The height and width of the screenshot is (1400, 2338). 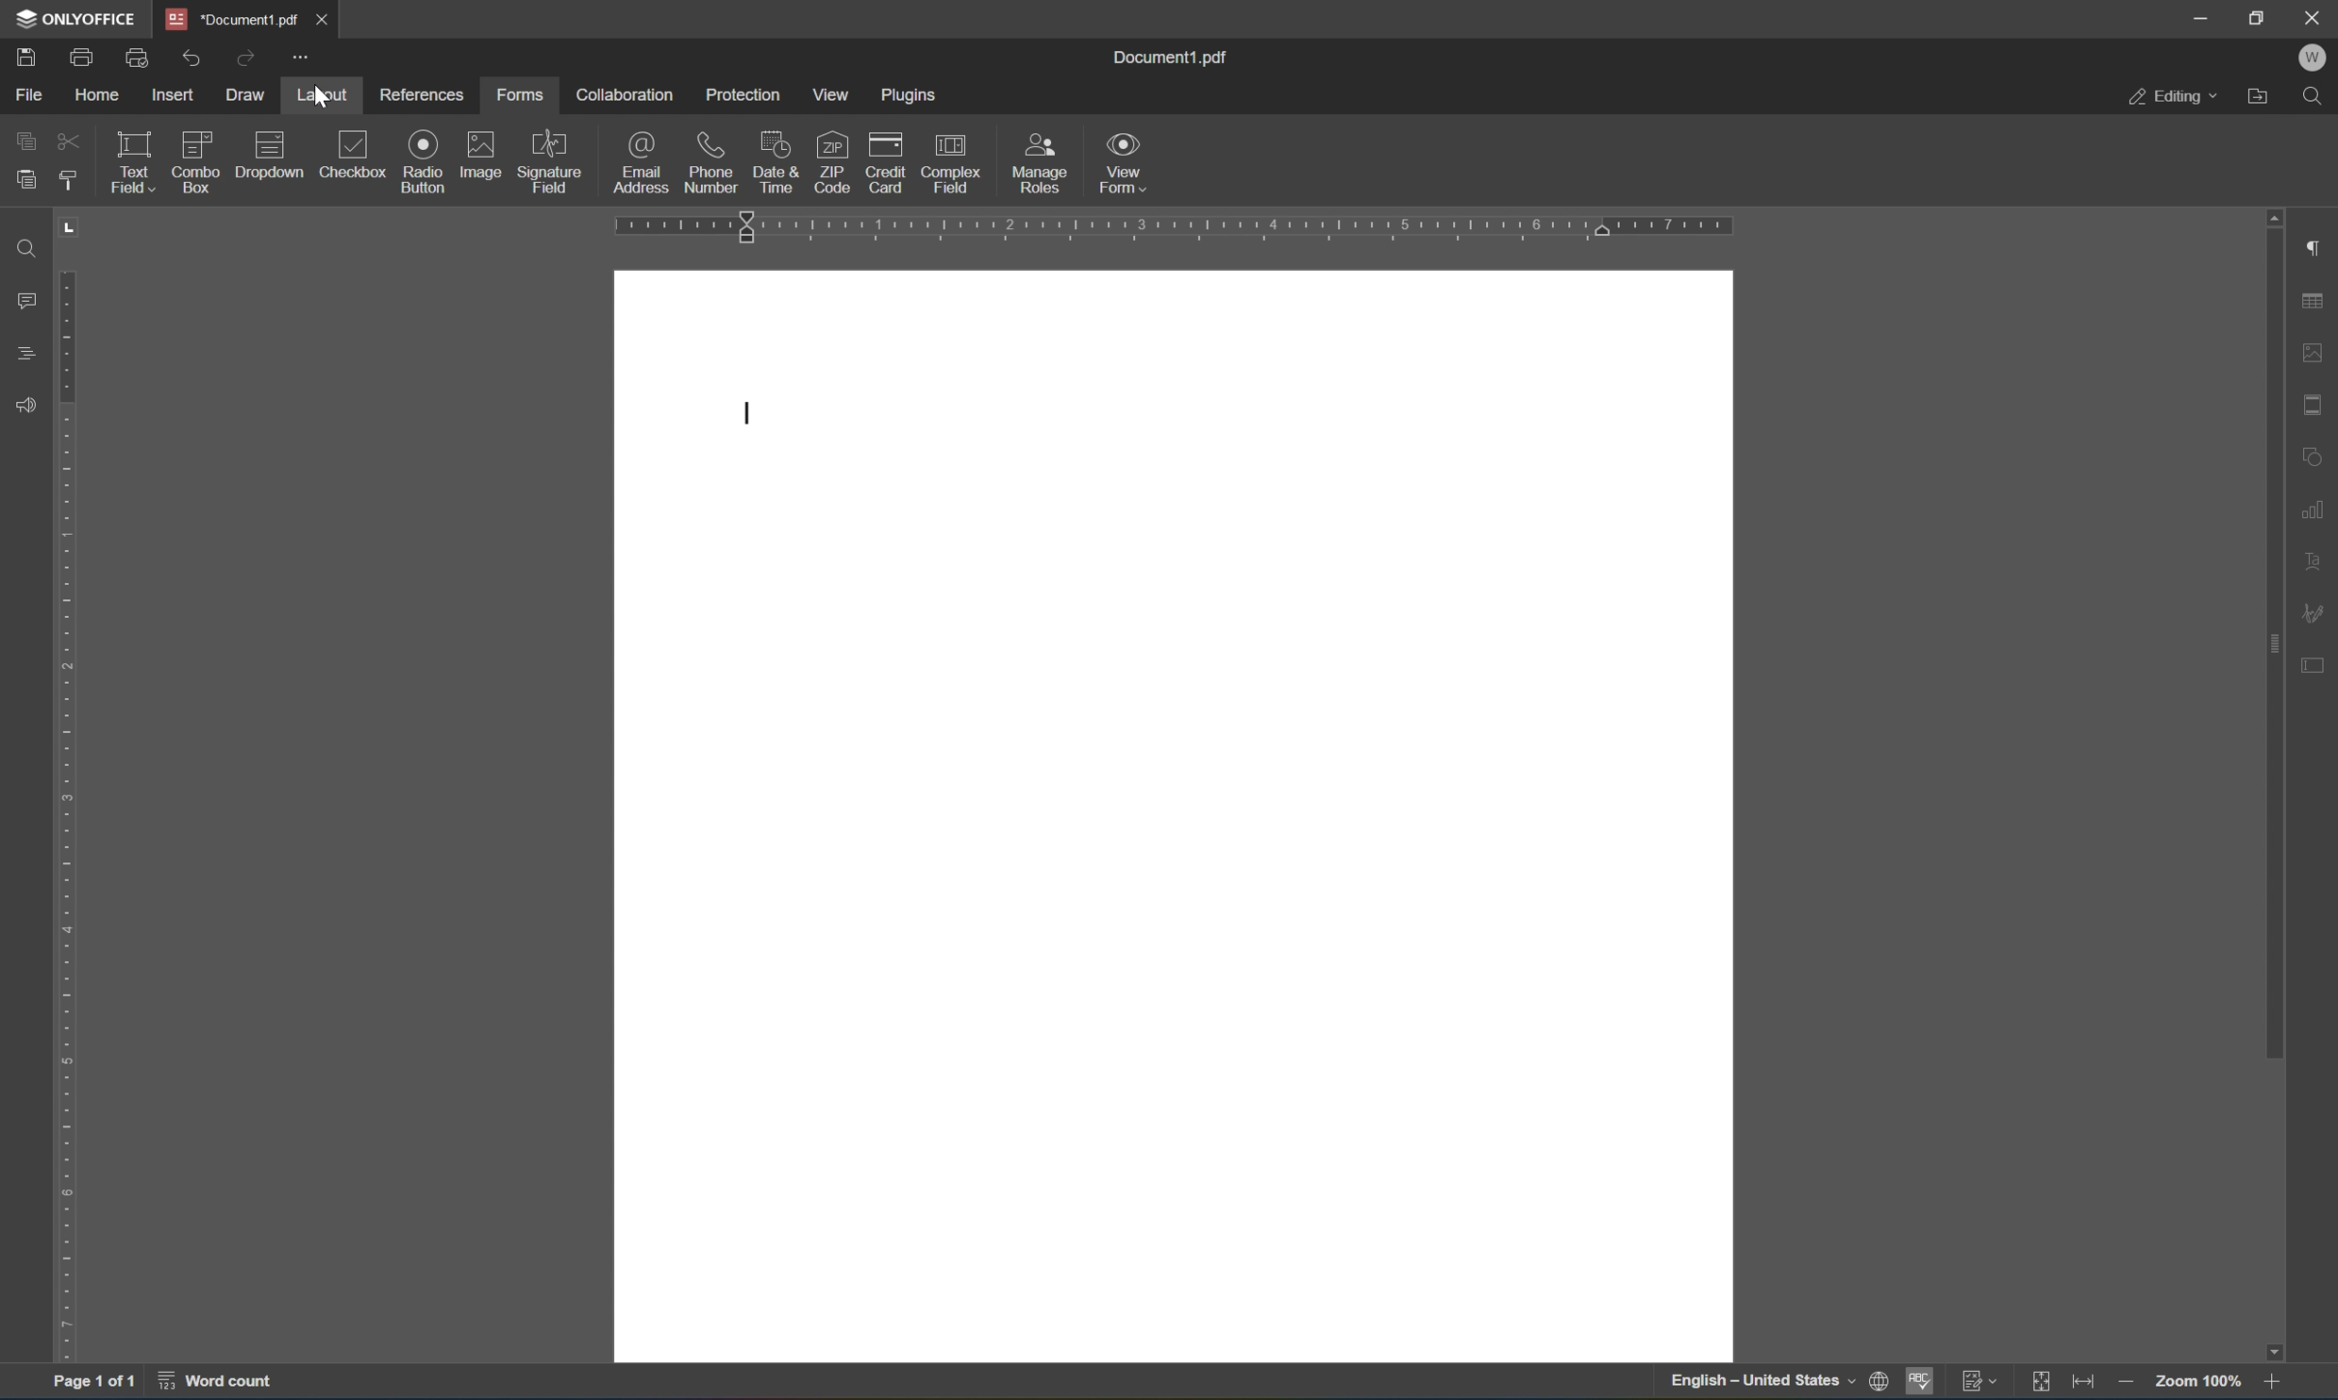 What do you see at coordinates (250, 94) in the screenshot?
I see `draw` at bounding box center [250, 94].